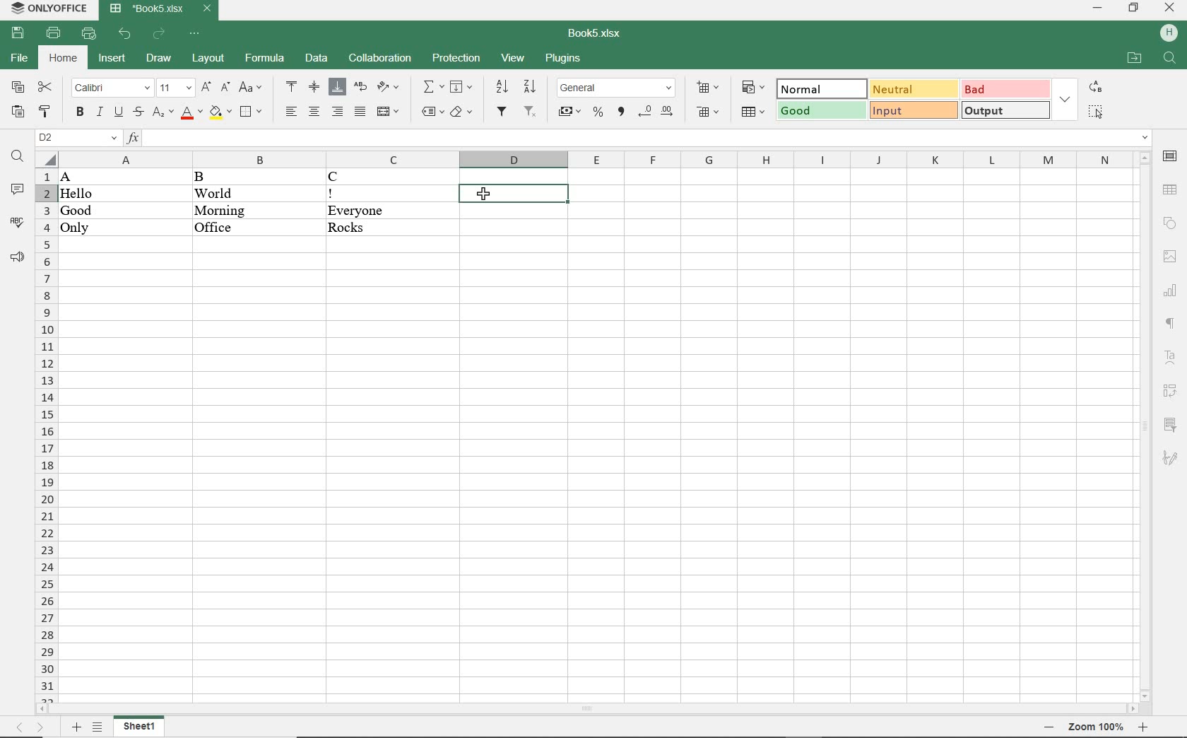  What do you see at coordinates (113, 57) in the screenshot?
I see `INSERT` at bounding box center [113, 57].